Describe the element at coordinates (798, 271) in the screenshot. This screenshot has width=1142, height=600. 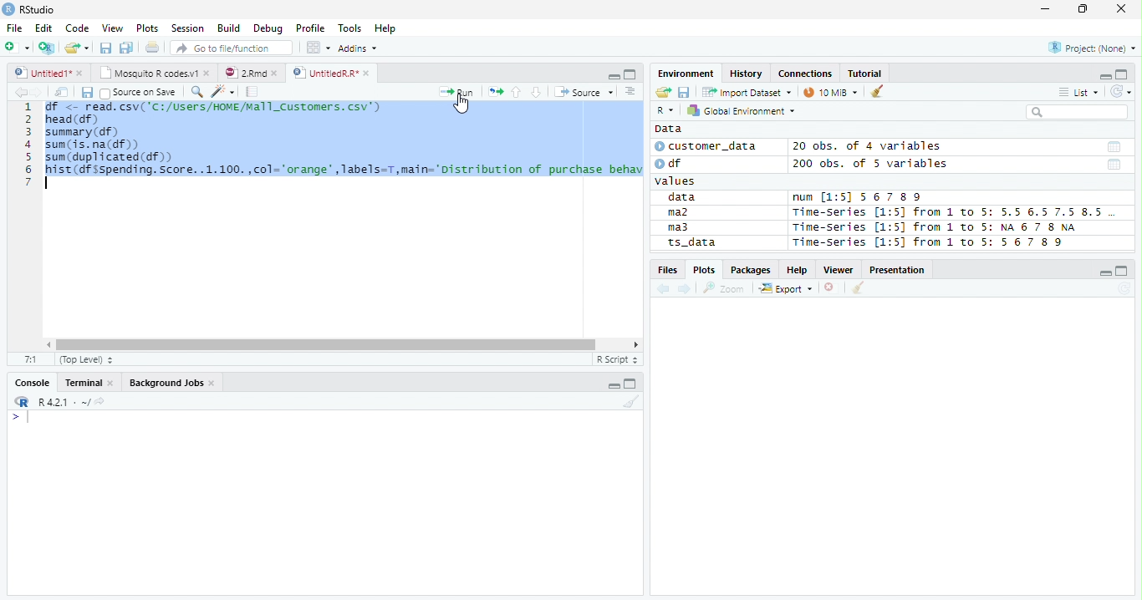
I see `Help` at that location.